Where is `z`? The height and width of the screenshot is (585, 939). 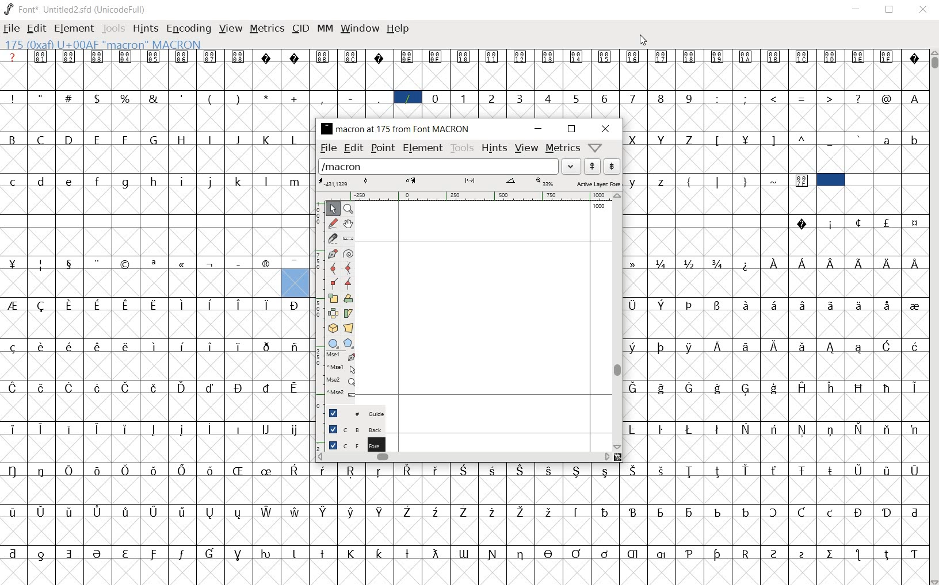 z is located at coordinates (662, 181).